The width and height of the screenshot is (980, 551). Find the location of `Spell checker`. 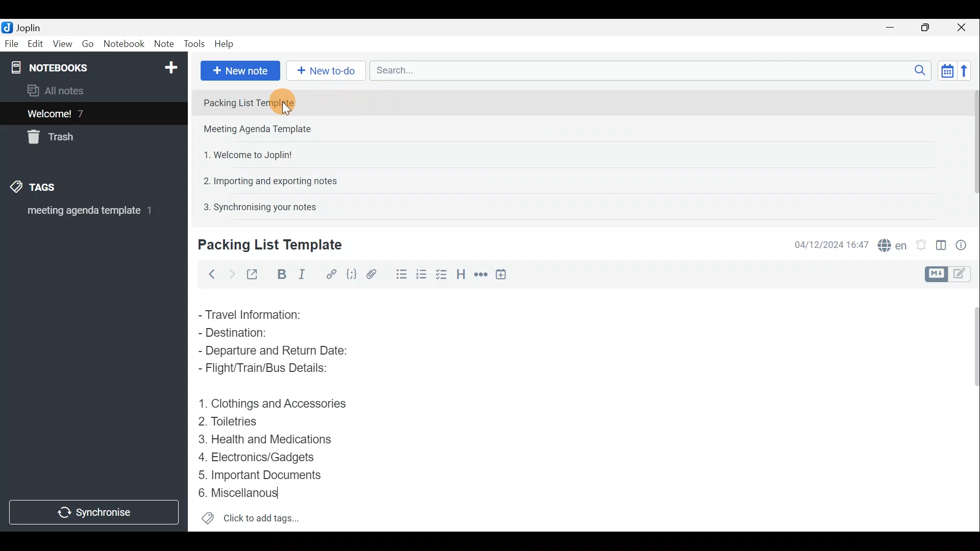

Spell checker is located at coordinates (890, 243).